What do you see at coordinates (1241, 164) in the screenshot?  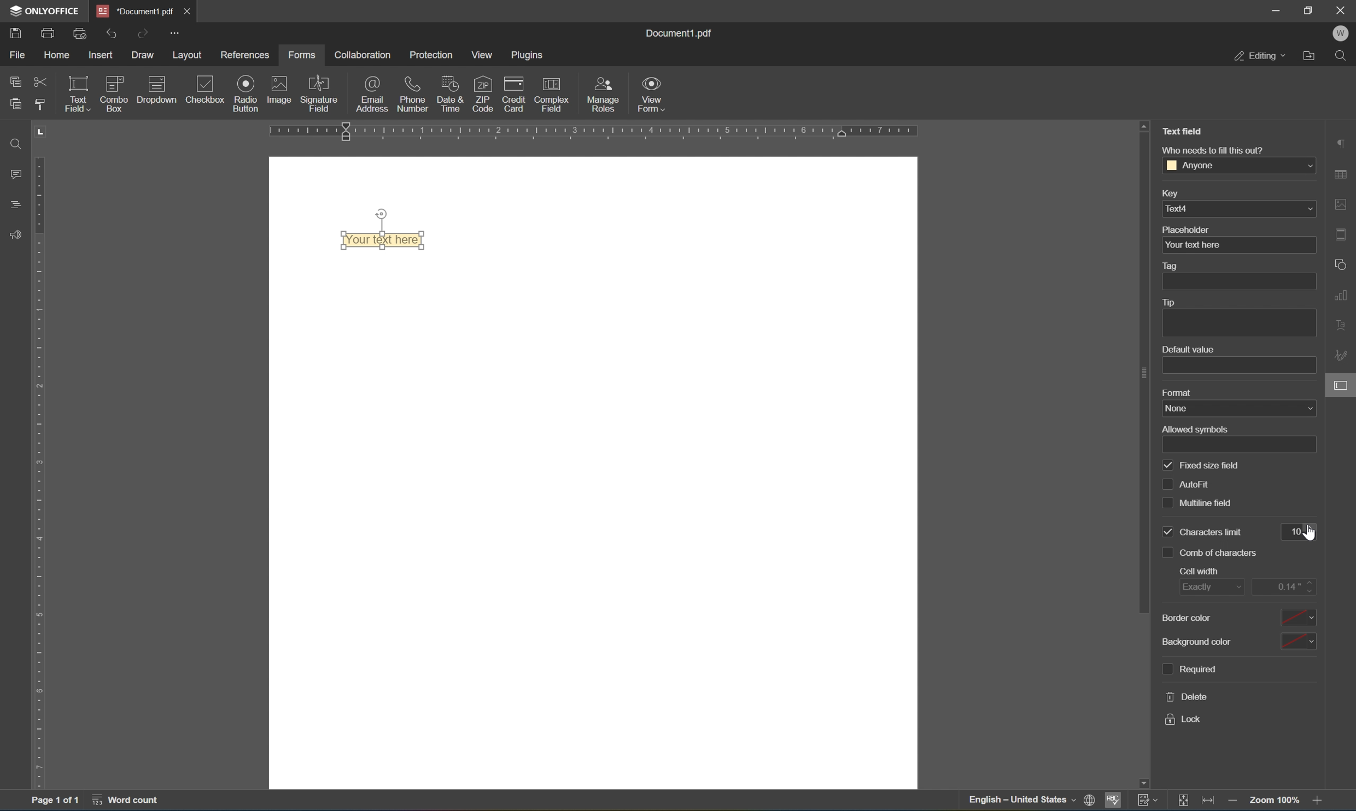 I see `anyone` at bounding box center [1241, 164].